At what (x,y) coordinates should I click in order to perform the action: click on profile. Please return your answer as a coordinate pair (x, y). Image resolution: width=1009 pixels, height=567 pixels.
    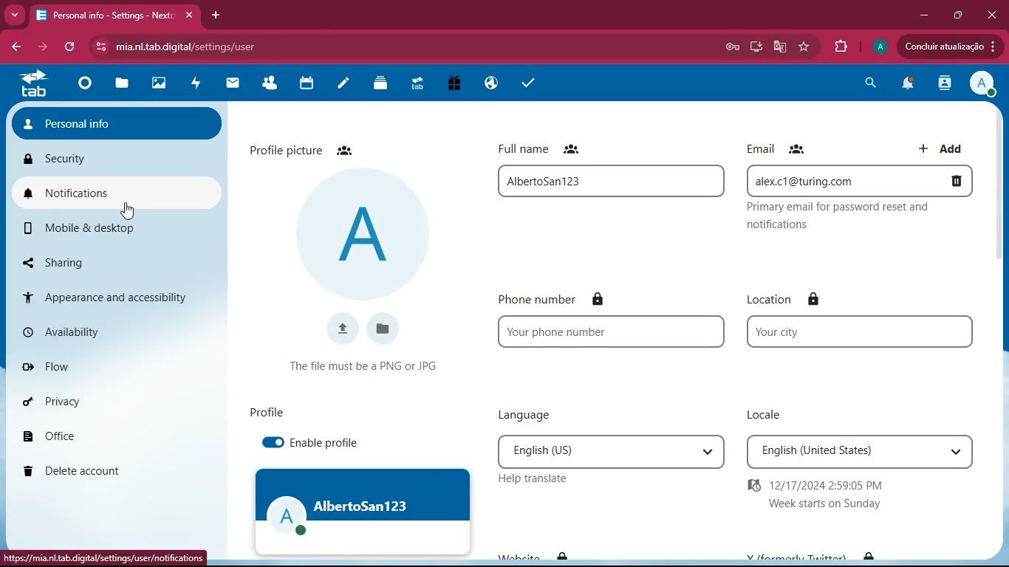
    Looking at the image, I should click on (265, 412).